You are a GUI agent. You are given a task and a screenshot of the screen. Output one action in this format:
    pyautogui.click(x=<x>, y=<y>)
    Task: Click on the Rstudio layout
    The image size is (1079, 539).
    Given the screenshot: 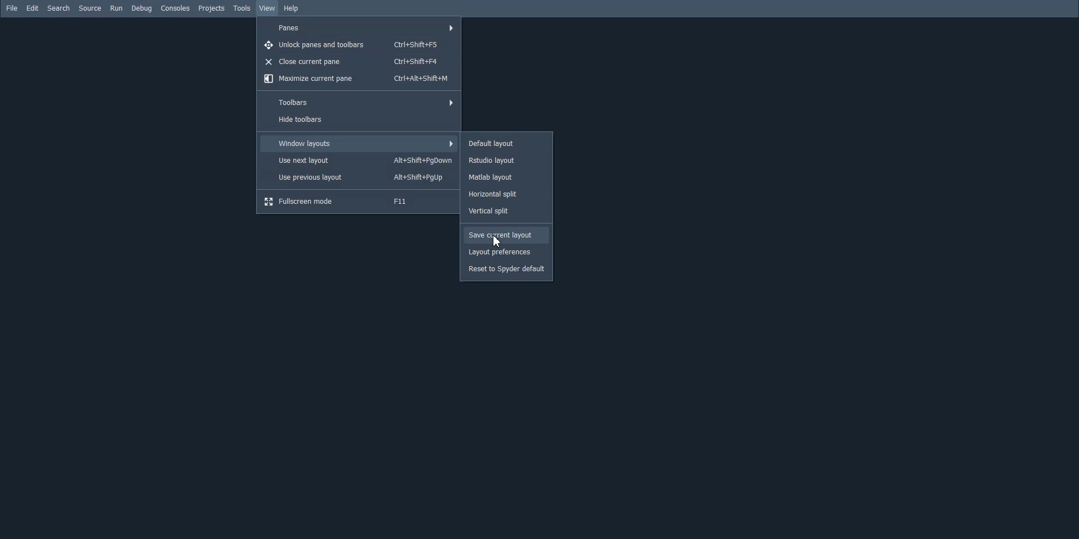 What is the action you would take?
    pyautogui.click(x=507, y=160)
    